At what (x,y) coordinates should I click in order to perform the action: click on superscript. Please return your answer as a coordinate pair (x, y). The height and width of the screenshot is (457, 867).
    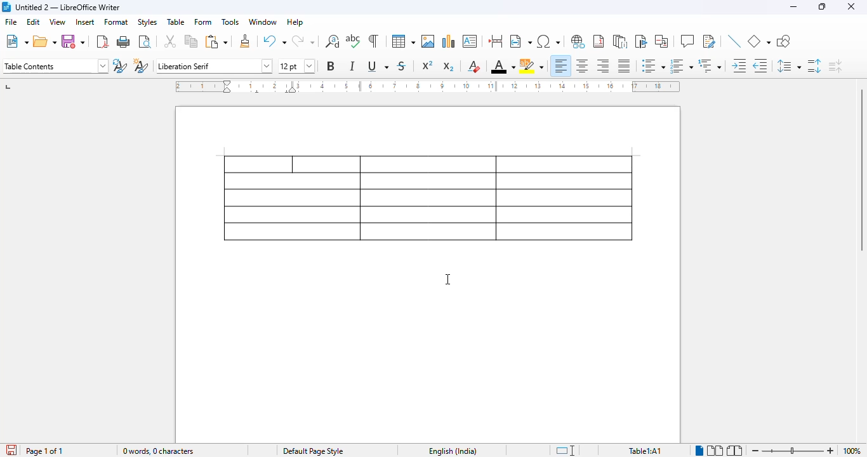
    Looking at the image, I should click on (427, 65).